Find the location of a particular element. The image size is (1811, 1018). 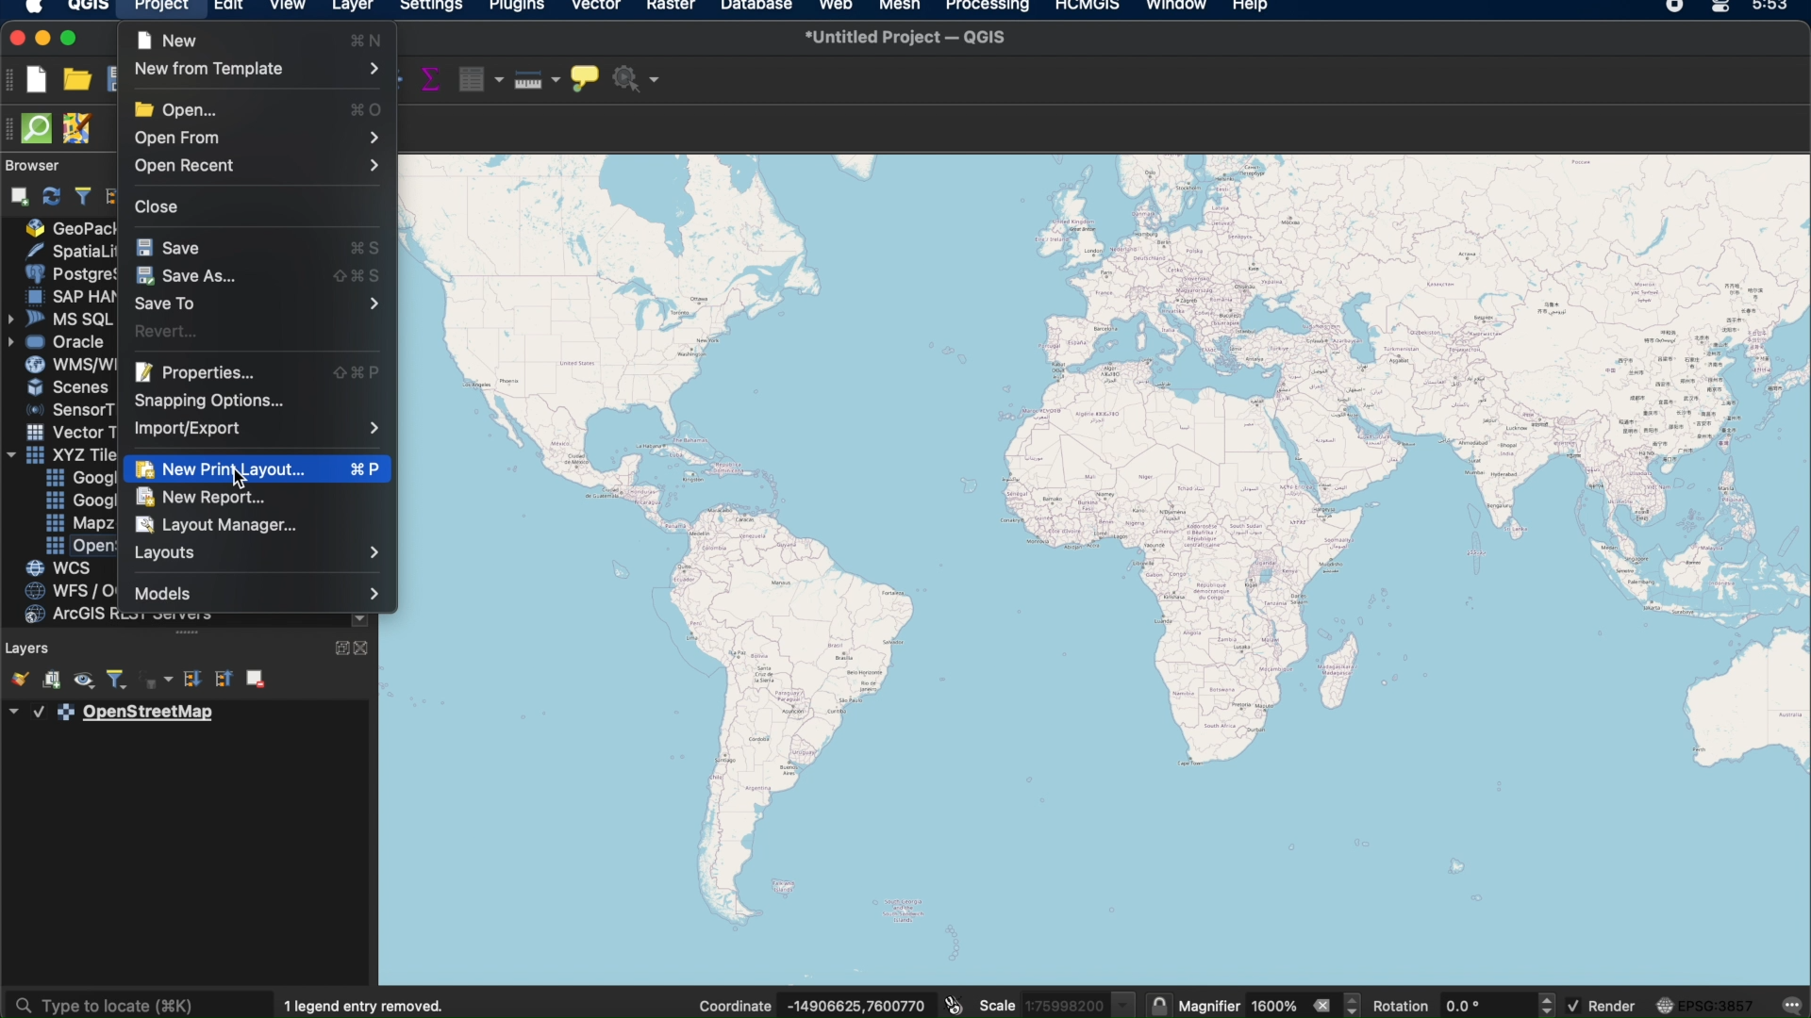

qgis is located at coordinates (86, 8).